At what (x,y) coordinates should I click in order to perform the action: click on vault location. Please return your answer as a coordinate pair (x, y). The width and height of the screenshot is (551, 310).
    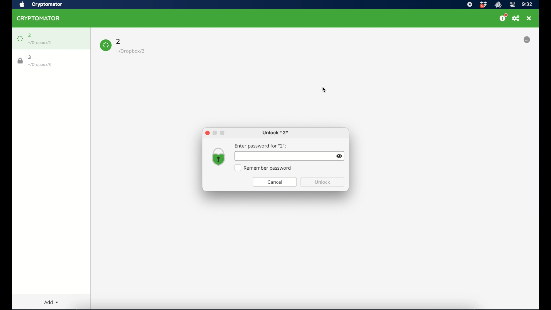
    Looking at the image, I should click on (132, 51).